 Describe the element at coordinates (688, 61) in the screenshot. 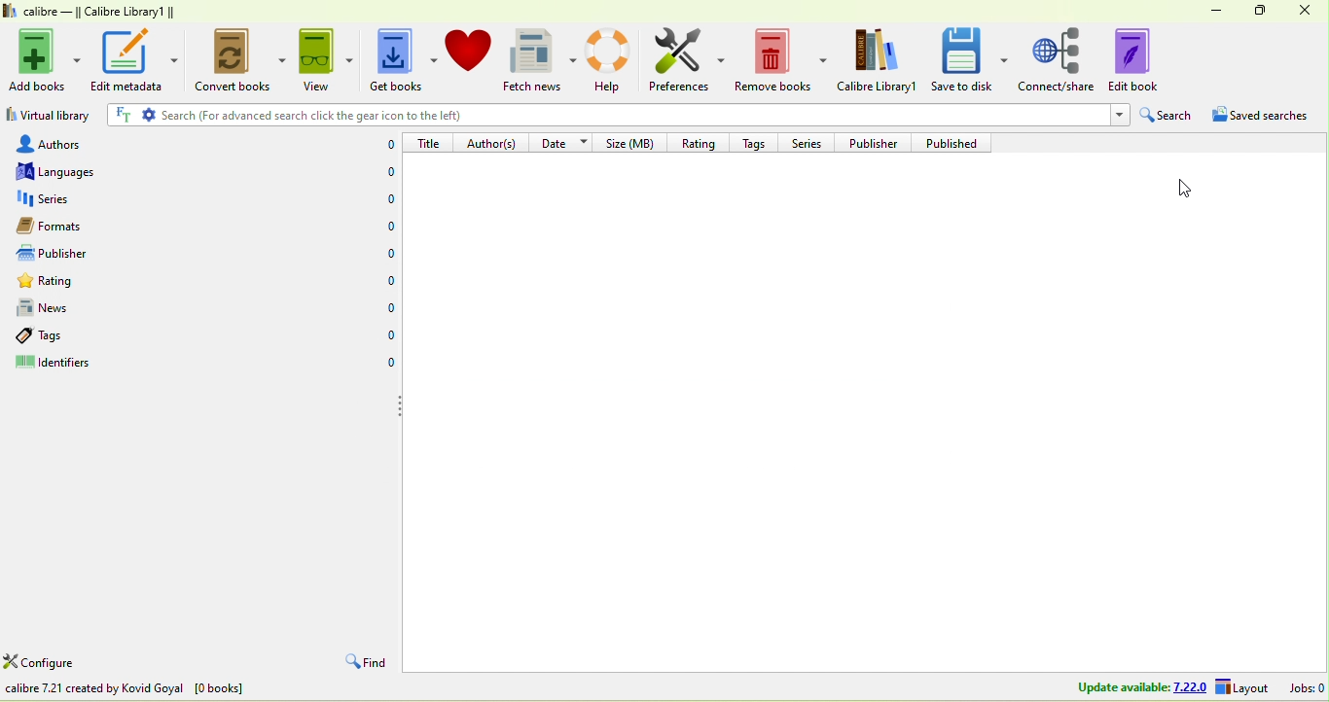

I see `preference` at that location.